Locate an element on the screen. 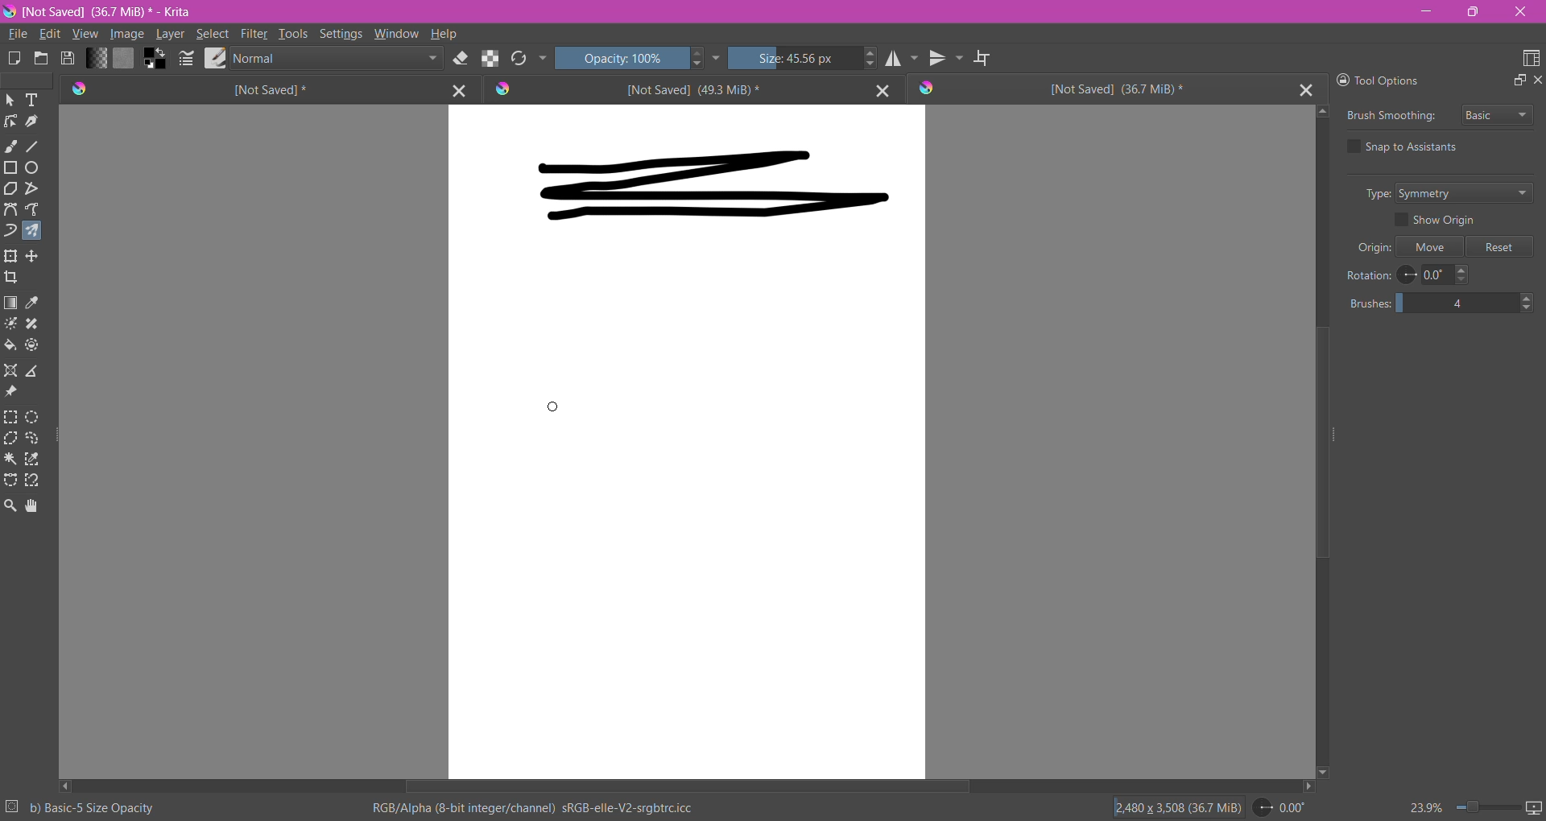 The image size is (1546, 821). Restore Down is located at coordinates (1475, 12).